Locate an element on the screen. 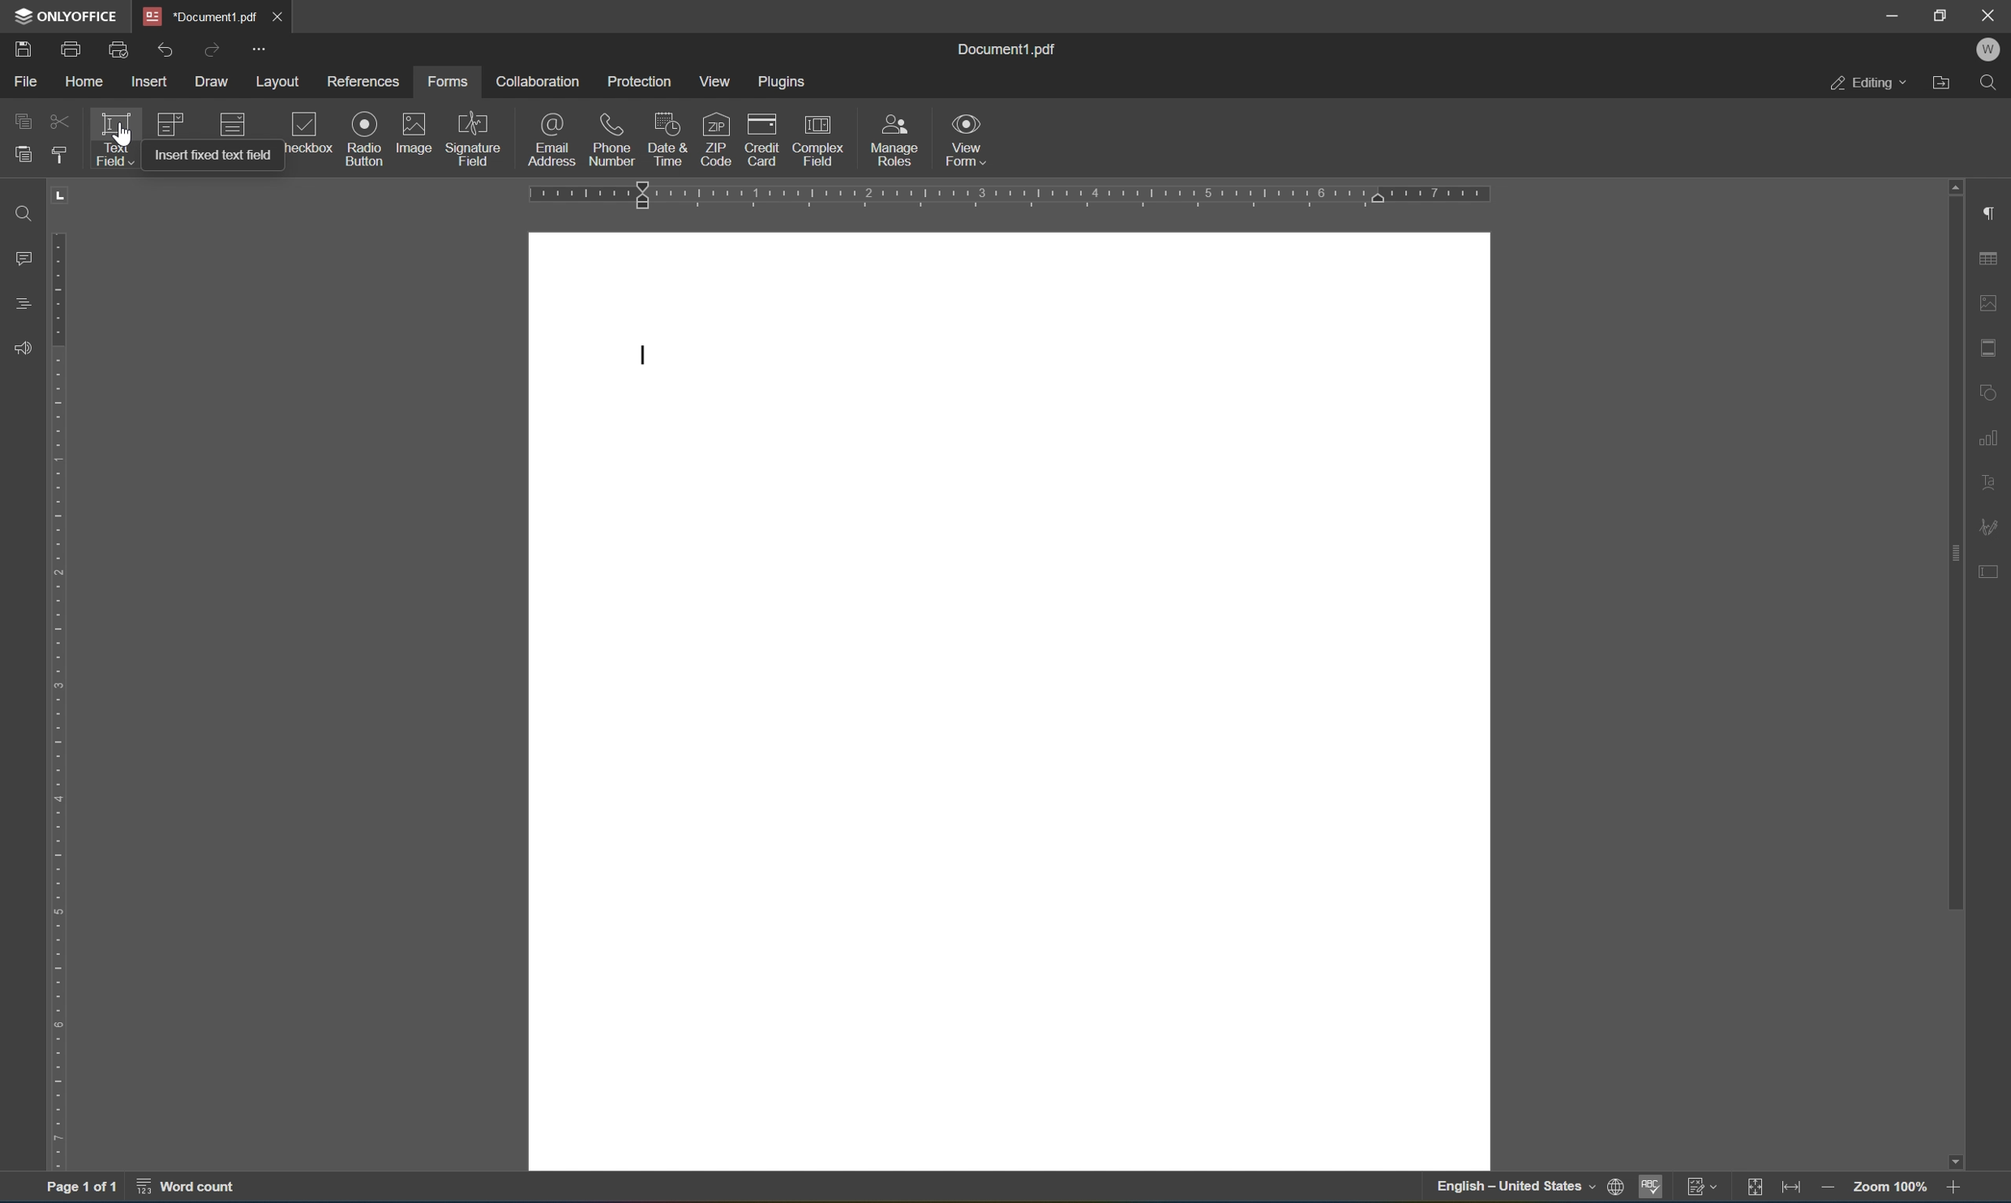  chart settings is located at coordinates (1991, 435).